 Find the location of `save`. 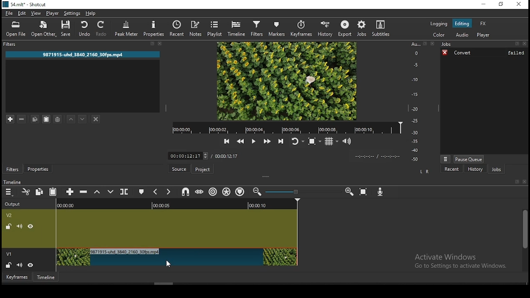

save is located at coordinates (66, 29).